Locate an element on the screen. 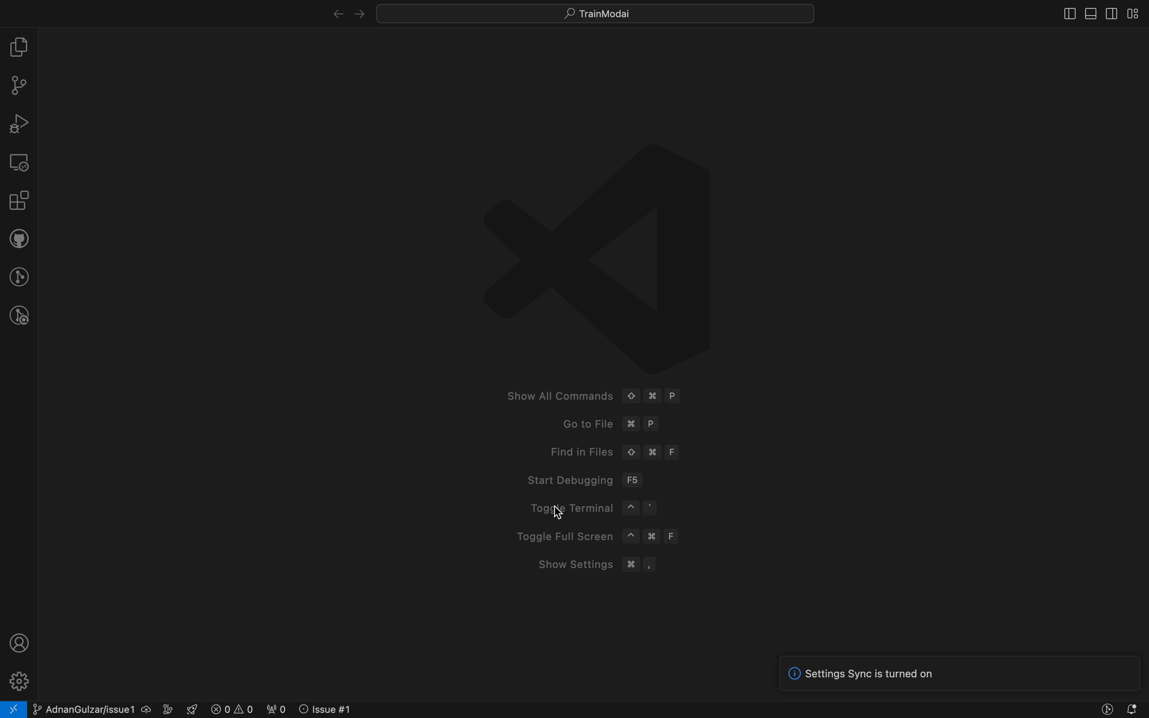  extensions is located at coordinates (18, 201).